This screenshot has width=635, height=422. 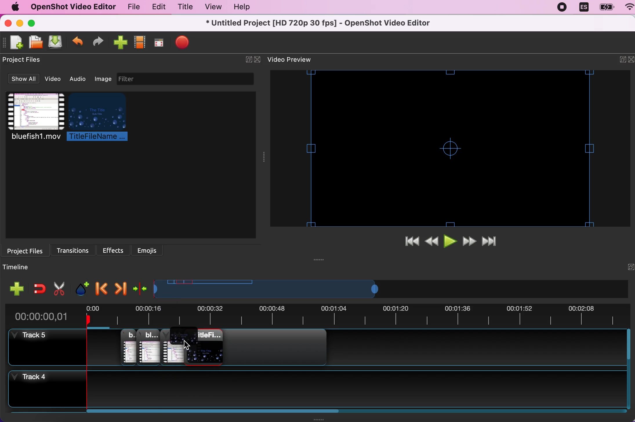 I want to click on close, so click(x=258, y=60).